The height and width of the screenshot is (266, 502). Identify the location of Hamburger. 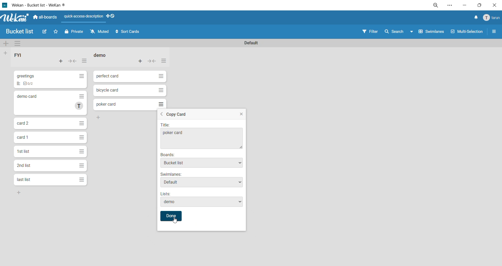
(161, 104).